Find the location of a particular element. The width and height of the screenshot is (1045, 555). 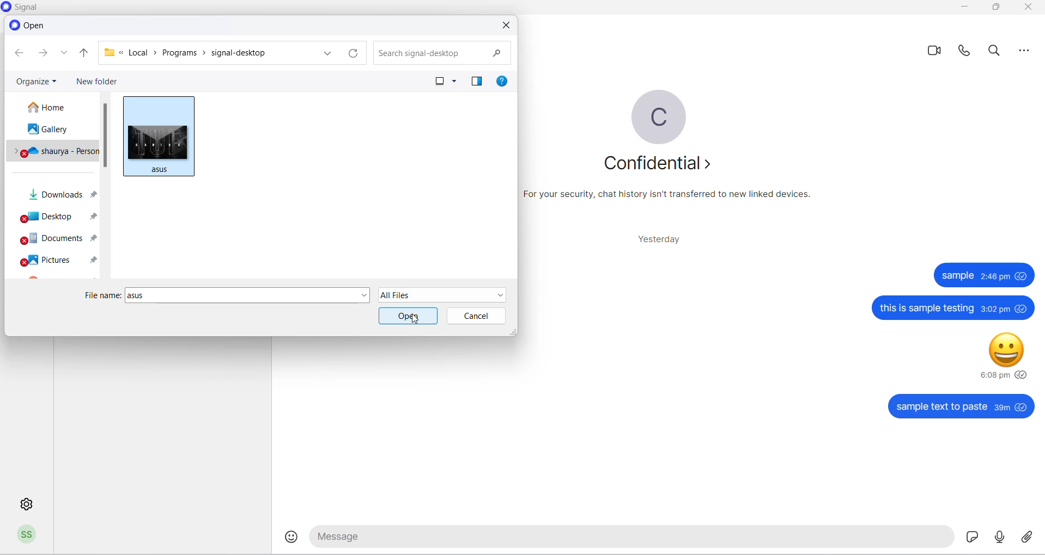

change your view is located at coordinates (432, 81).